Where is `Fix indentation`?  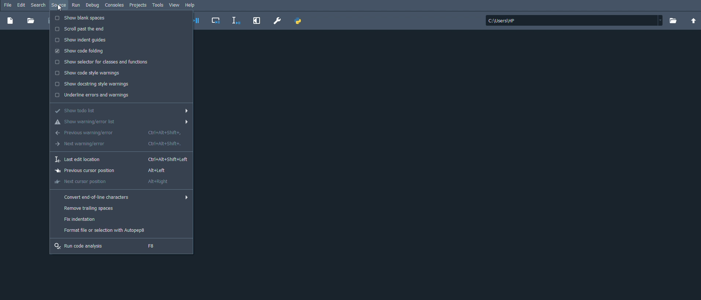 Fix indentation is located at coordinates (77, 219).